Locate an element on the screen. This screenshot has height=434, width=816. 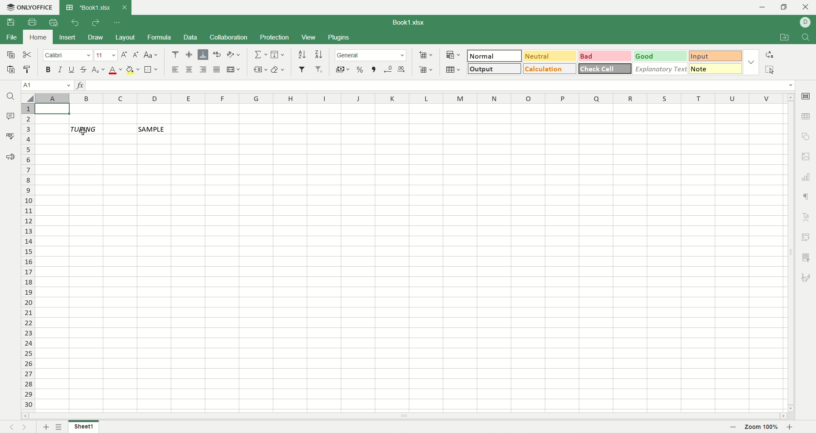
minimize is located at coordinates (766, 7).